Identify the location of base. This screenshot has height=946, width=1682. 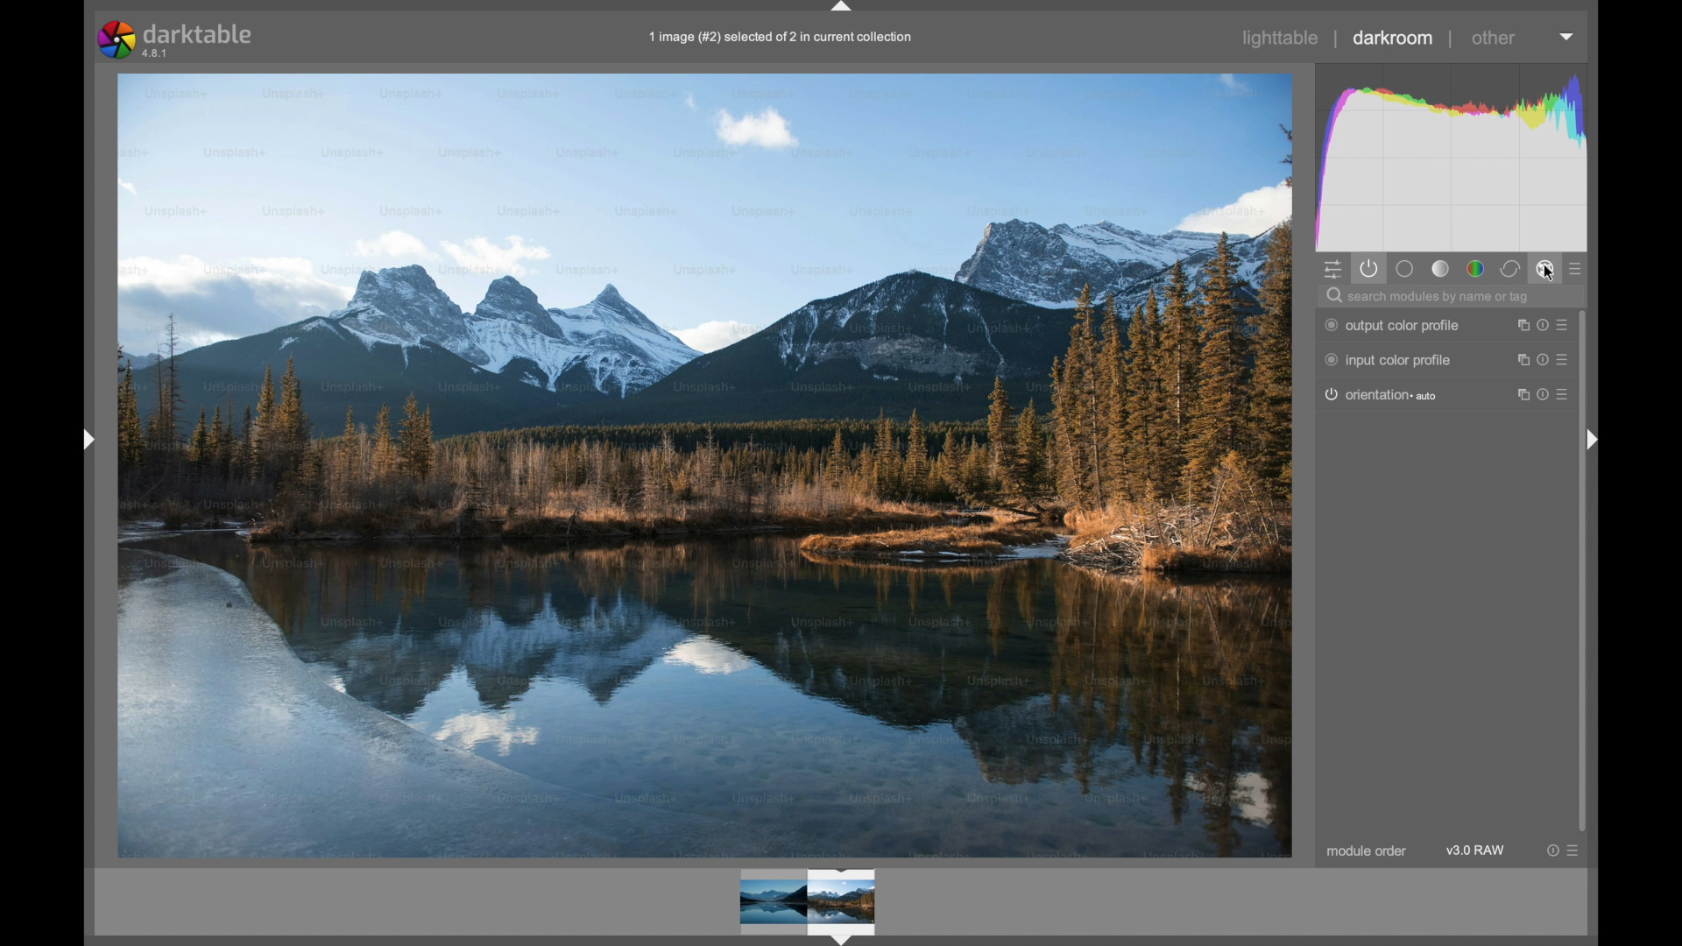
(1403, 269).